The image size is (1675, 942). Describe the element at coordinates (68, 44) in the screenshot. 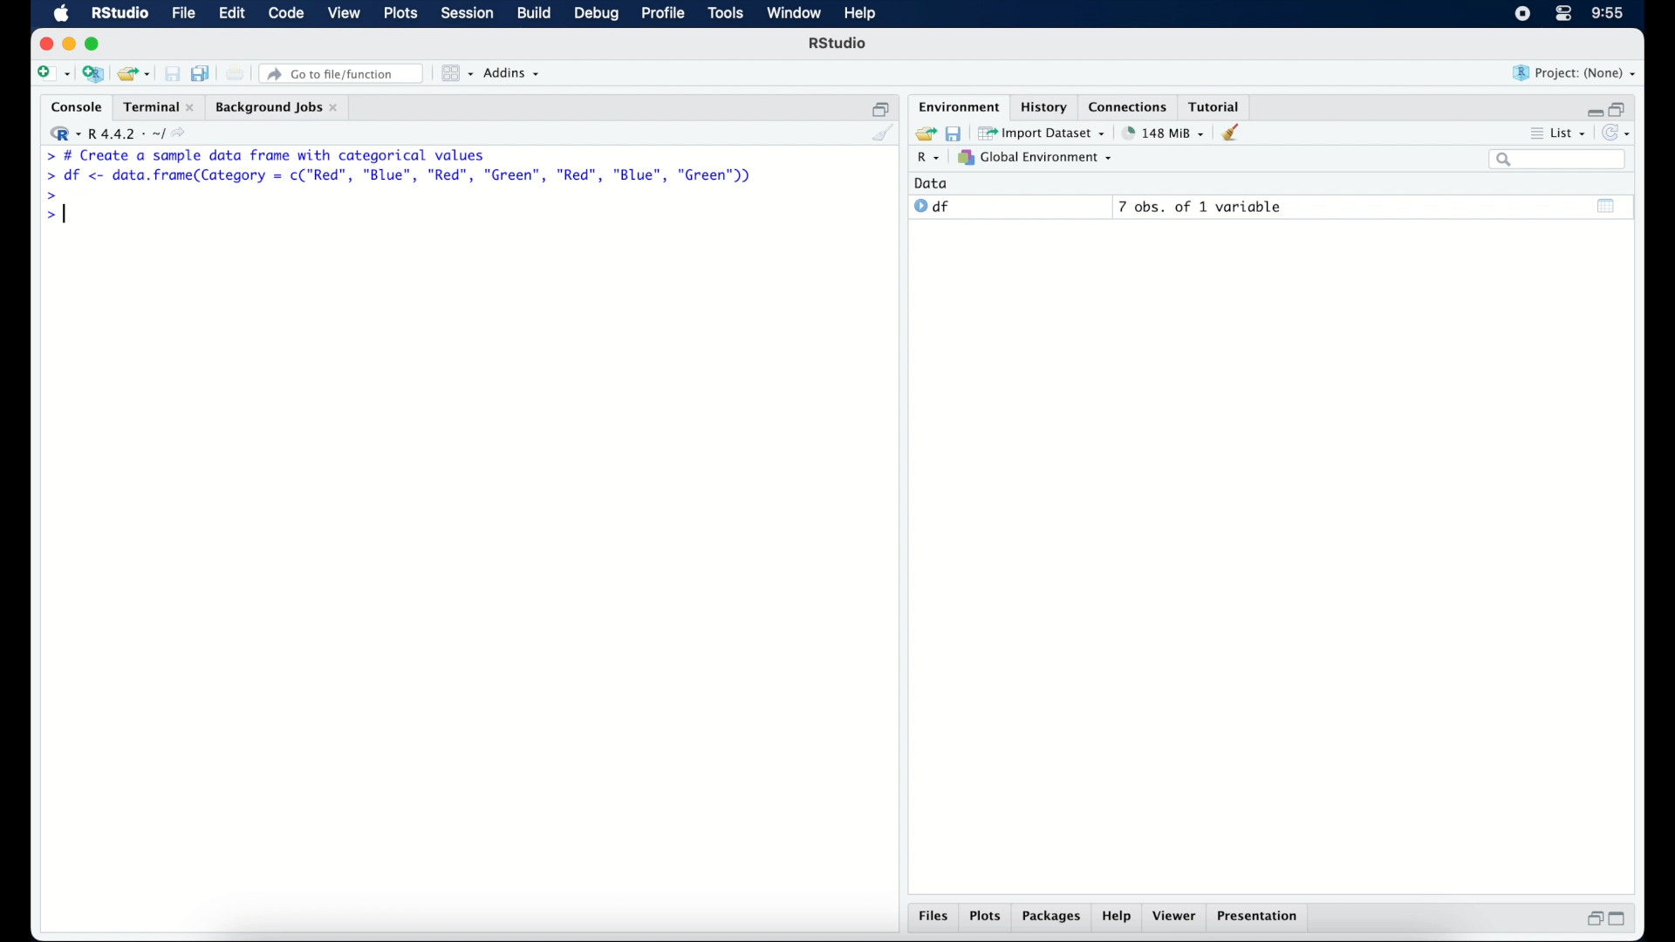

I see `minimzie` at that location.